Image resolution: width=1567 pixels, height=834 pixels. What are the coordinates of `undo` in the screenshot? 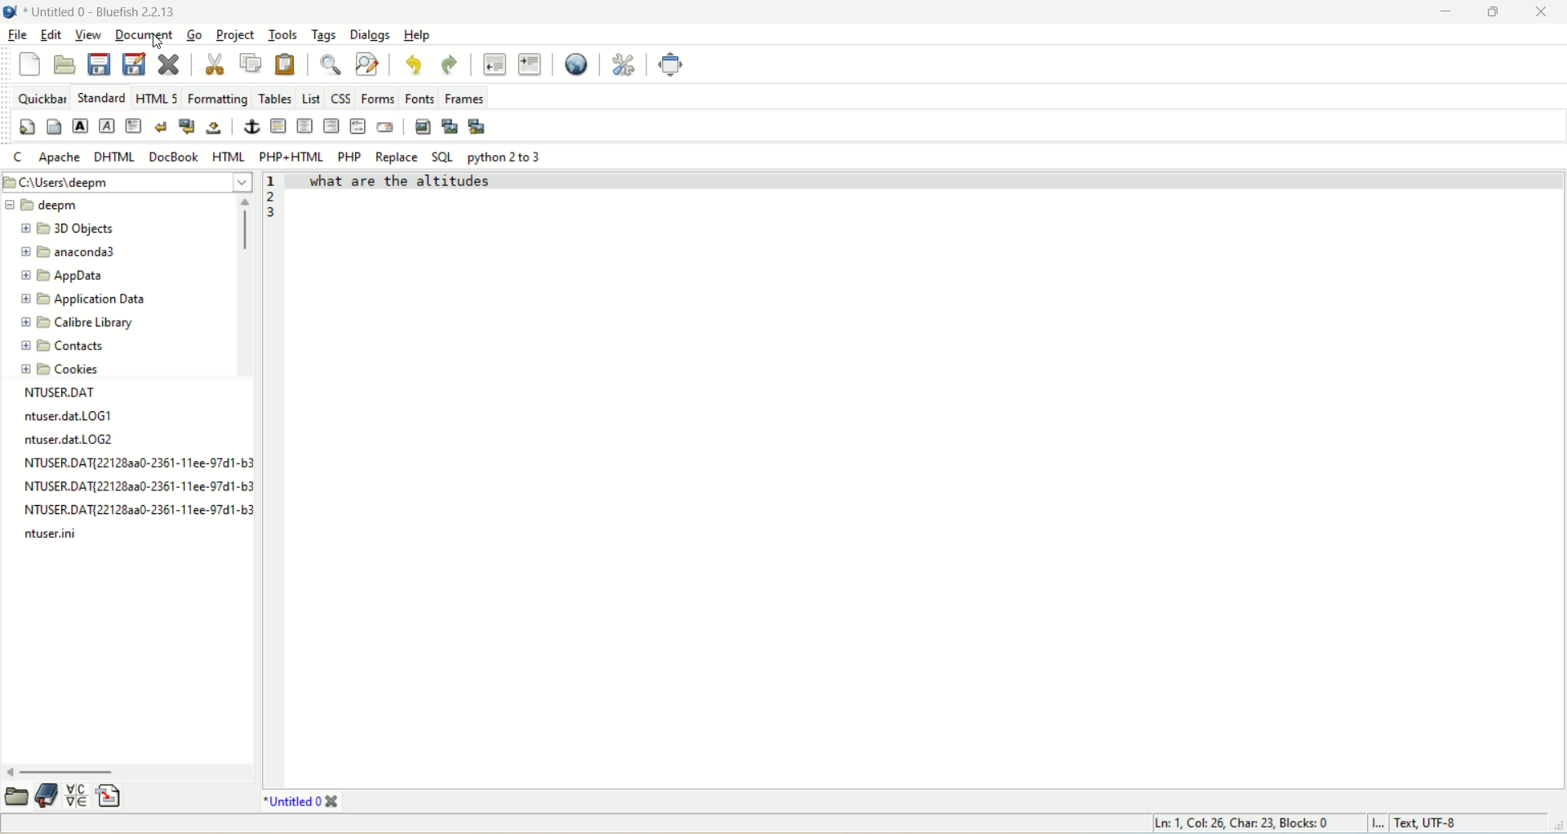 It's located at (412, 65).